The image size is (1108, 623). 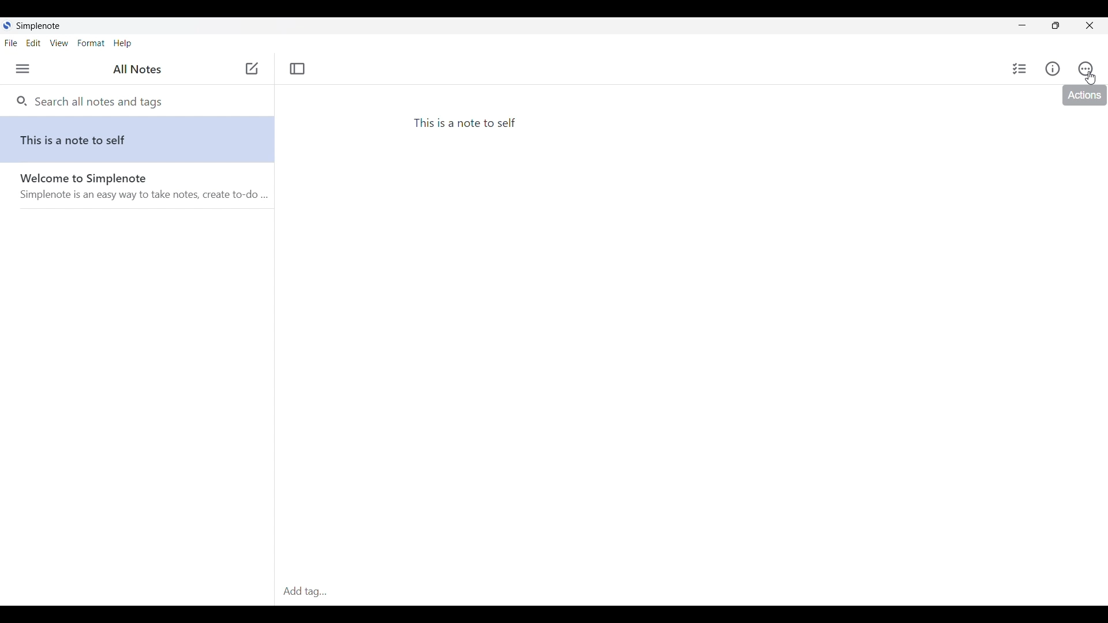 I want to click on Add tag, so click(x=306, y=592).